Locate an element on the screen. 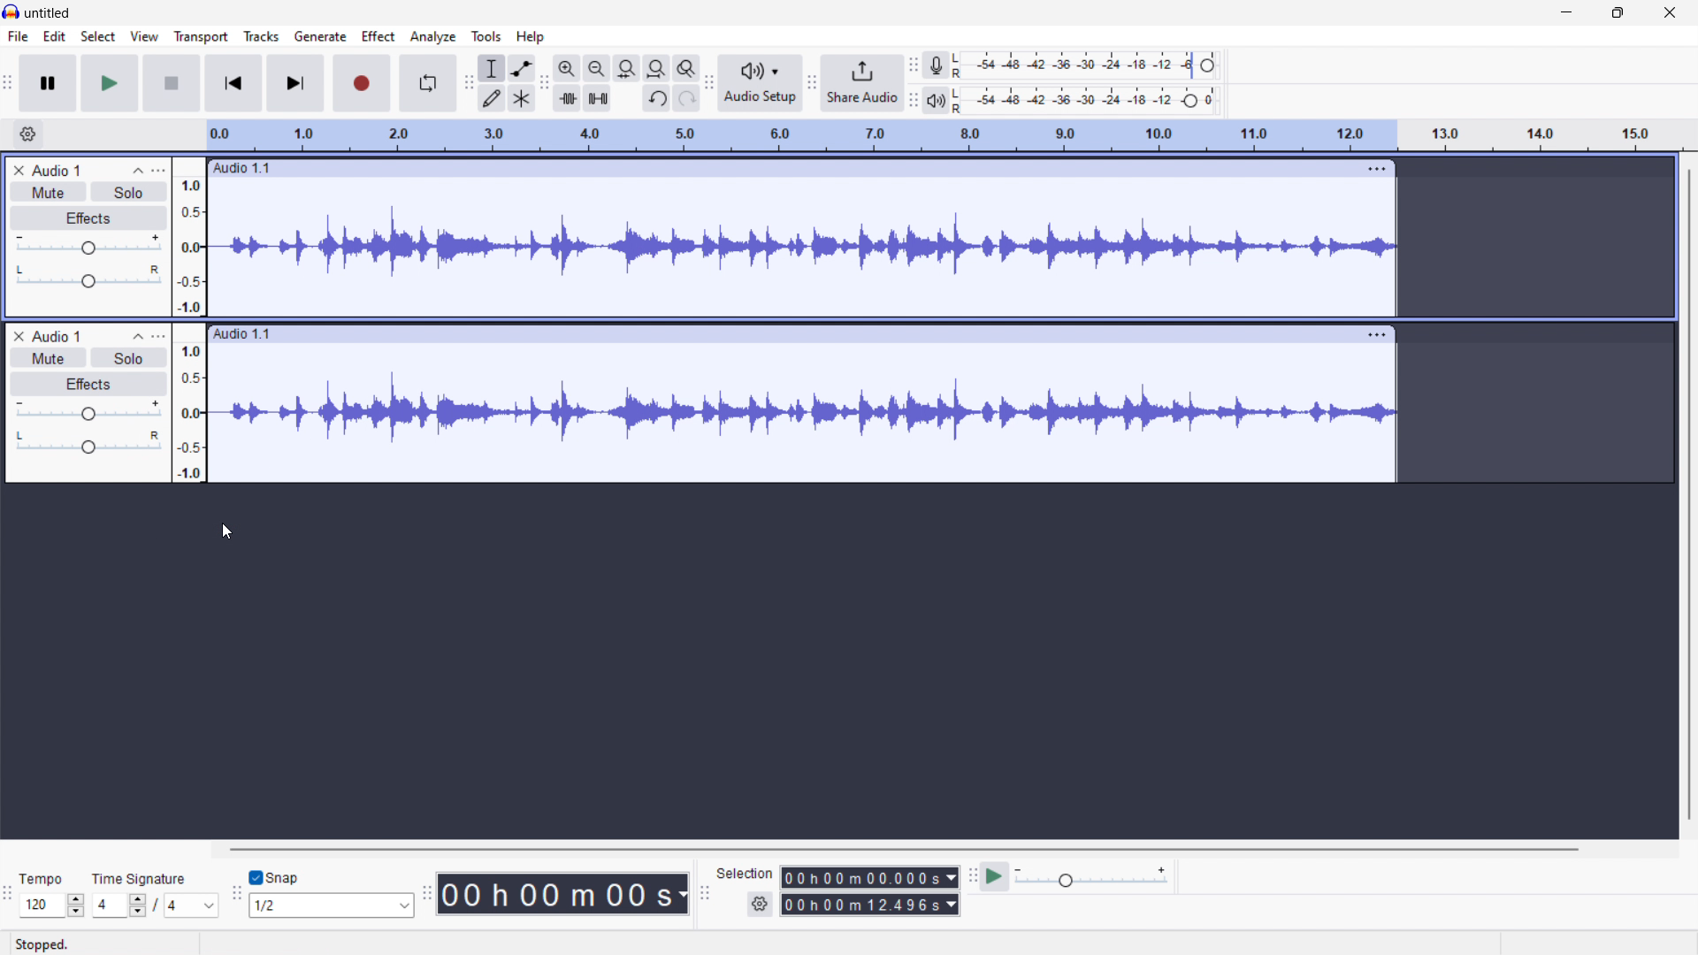  zoom in is located at coordinates (567, 68).